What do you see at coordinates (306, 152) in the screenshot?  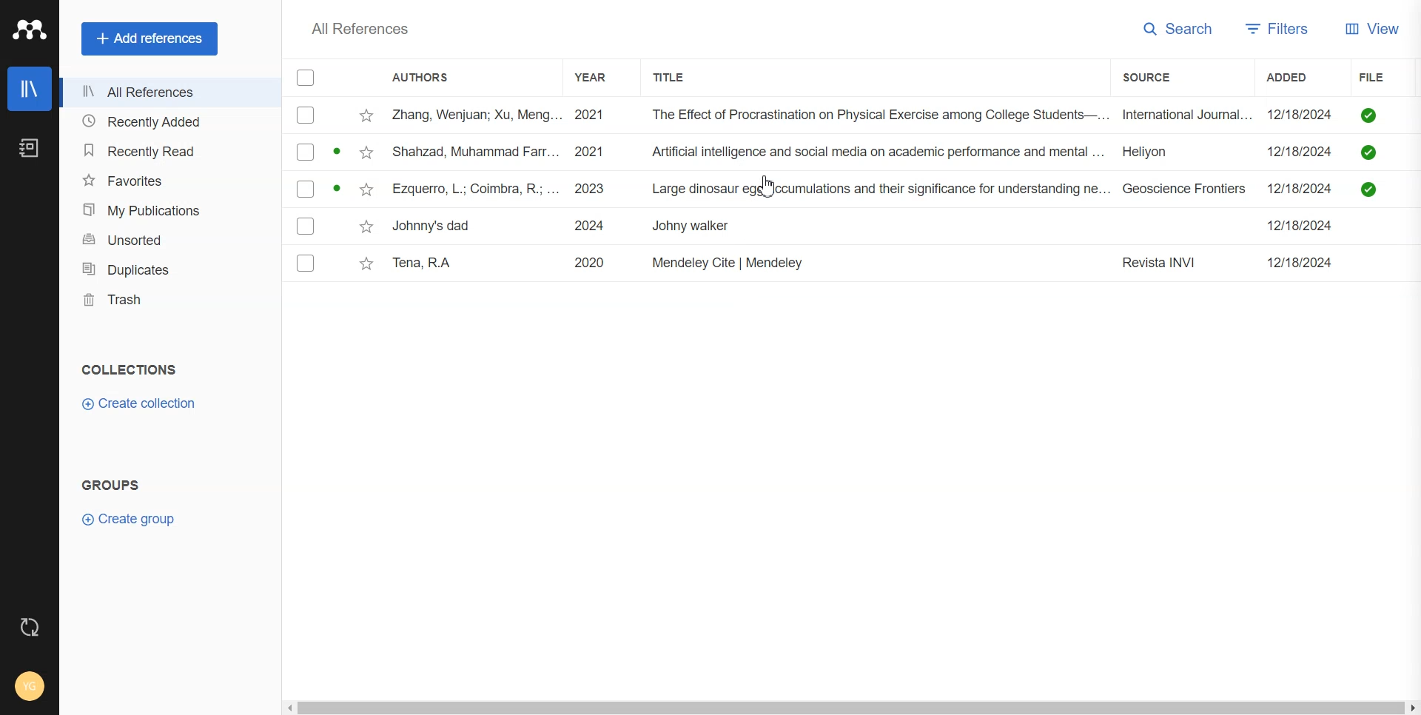 I see `Checkbox` at bounding box center [306, 152].